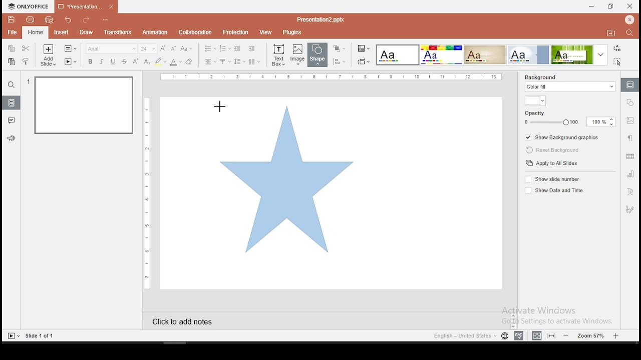 Image resolution: width=641 pixels, height=360 pixels. What do you see at coordinates (41, 335) in the screenshot?
I see `slide 1 of 1` at bounding box center [41, 335].